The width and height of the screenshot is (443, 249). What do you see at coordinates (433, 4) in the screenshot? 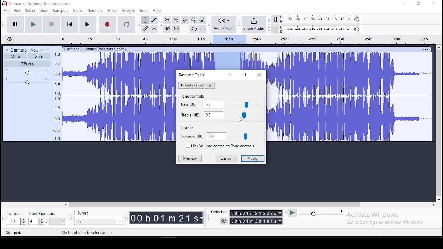
I see `close` at bounding box center [433, 4].